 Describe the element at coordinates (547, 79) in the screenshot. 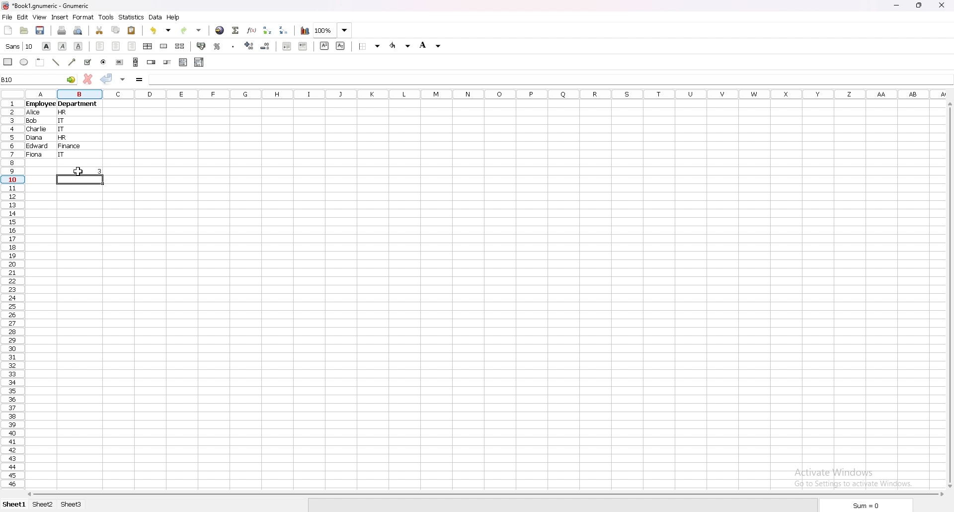

I see `cell input` at that location.